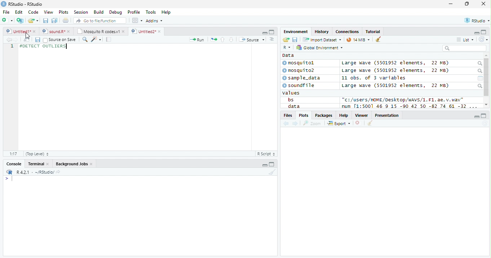  What do you see at coordinates (322, 40) in the screenshot?
I see `Import Dataset` at bounding box center [322, 40].